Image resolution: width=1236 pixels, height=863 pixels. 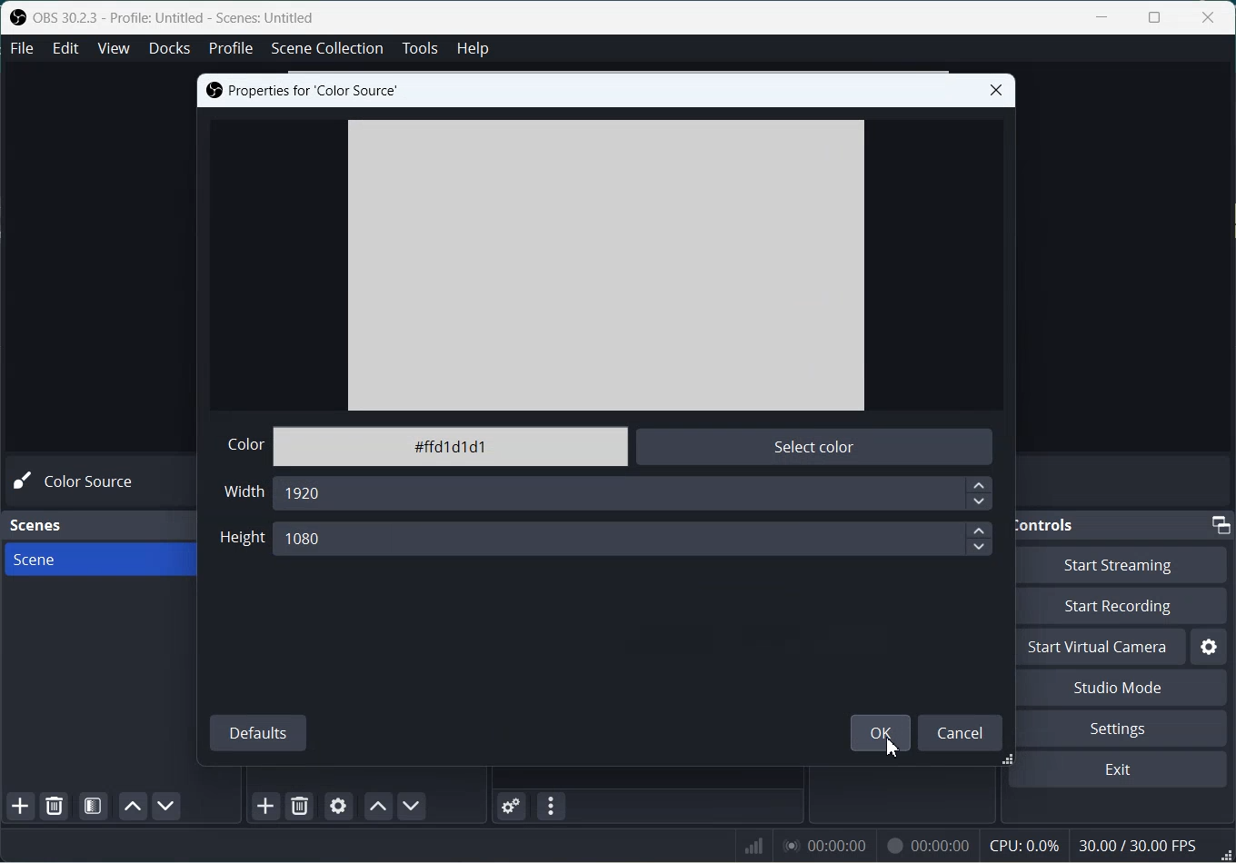 I want to click on Width, so click(x=244, y=493).